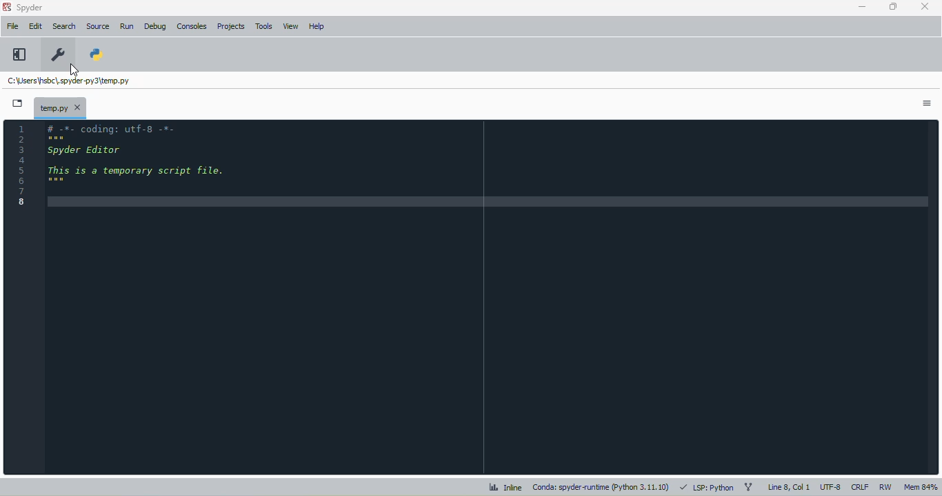 This screenshot has width=942, height=496. I want to click on source, so click(97, 27).